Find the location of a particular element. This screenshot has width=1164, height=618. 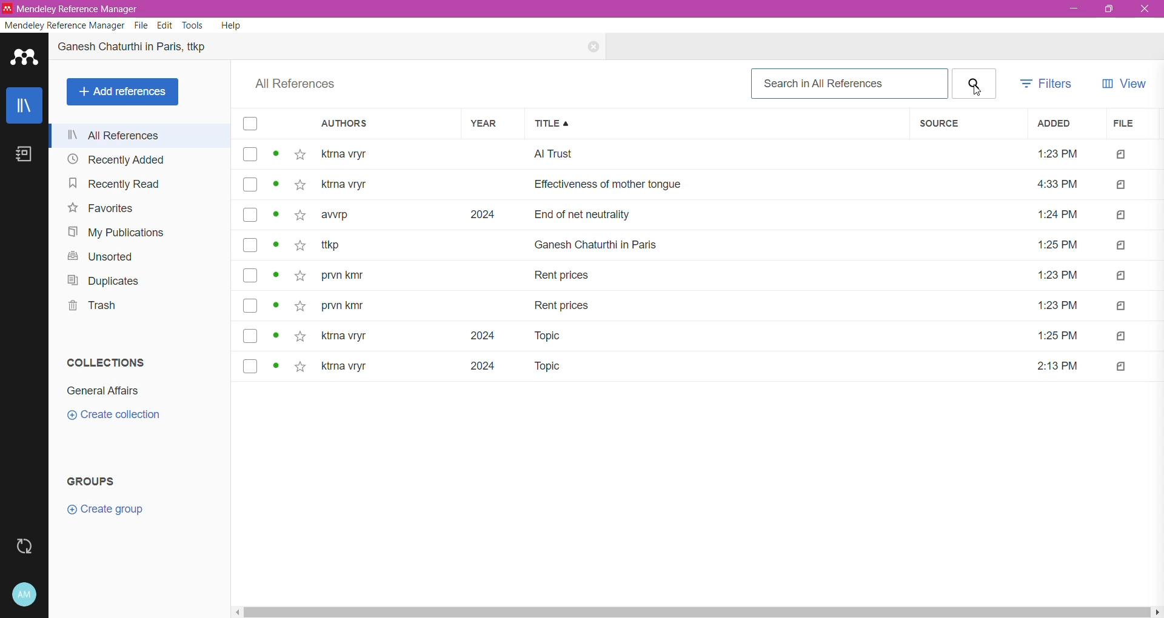

All References is located at coordinates (301, 84).